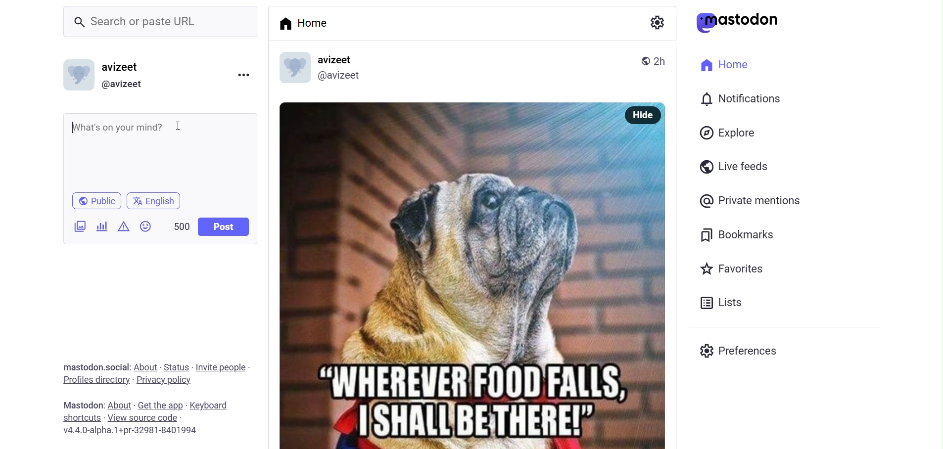 Image resolution: width=943 pixels, height=449 pixels. Describe the element at coordinates (342, 76) in the screenshot. I see `@avizeet` at that location.